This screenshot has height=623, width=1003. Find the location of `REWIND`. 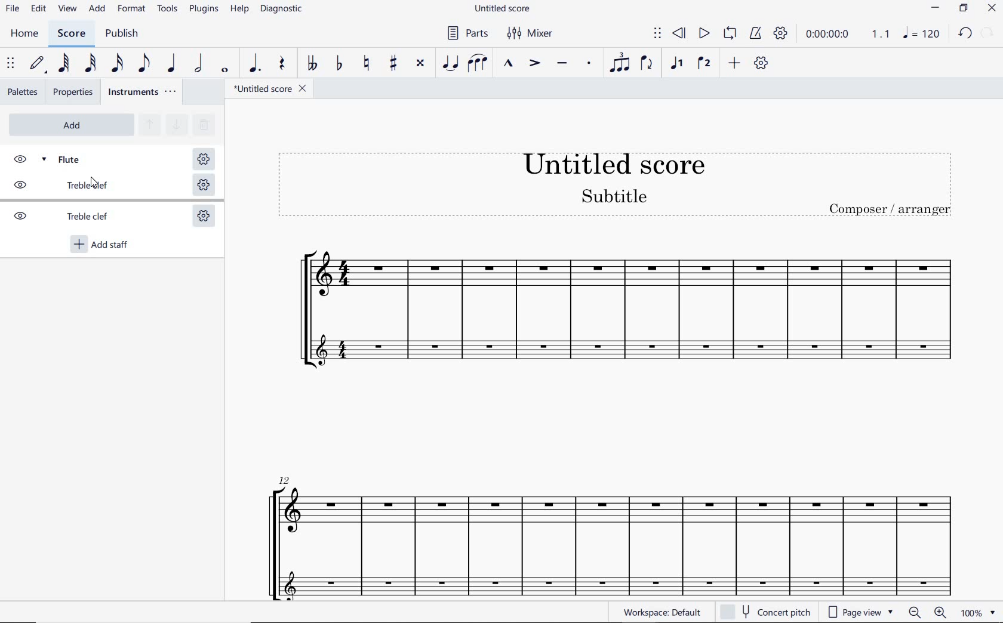

REWIND is located at coordinates (679, 33).